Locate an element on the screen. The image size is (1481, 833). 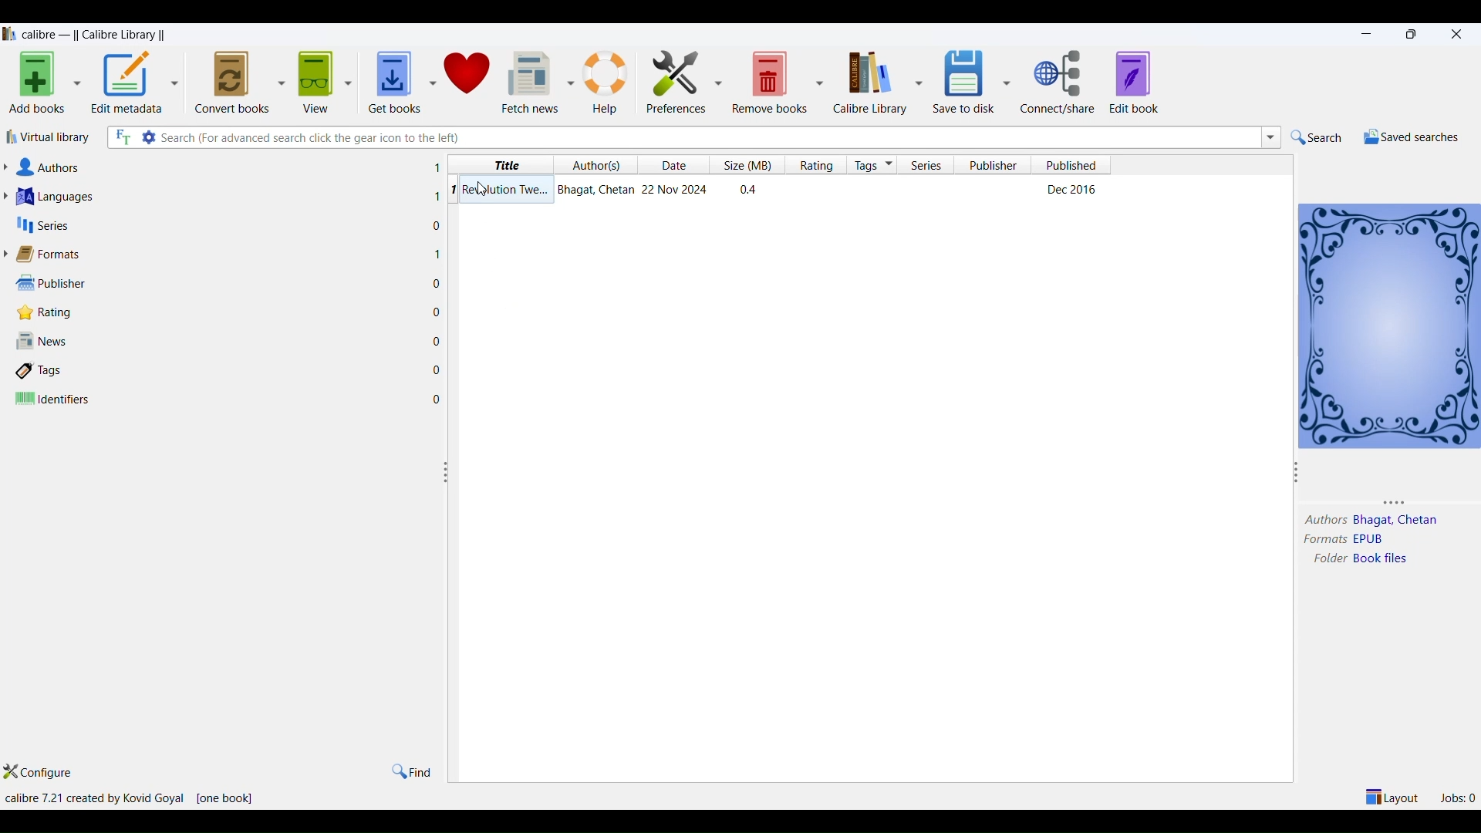
calibre library options dropdown button is located at coordinates (919, 81).